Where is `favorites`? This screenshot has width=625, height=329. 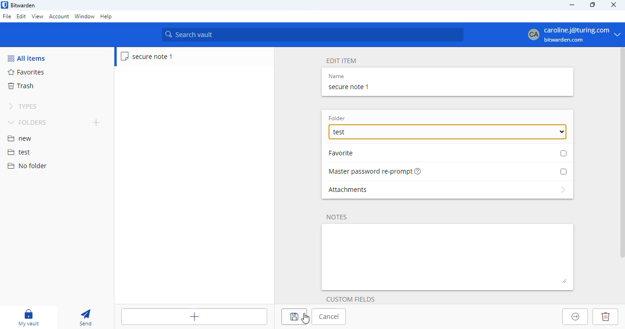
favorites is located at coordinates (27, 72).